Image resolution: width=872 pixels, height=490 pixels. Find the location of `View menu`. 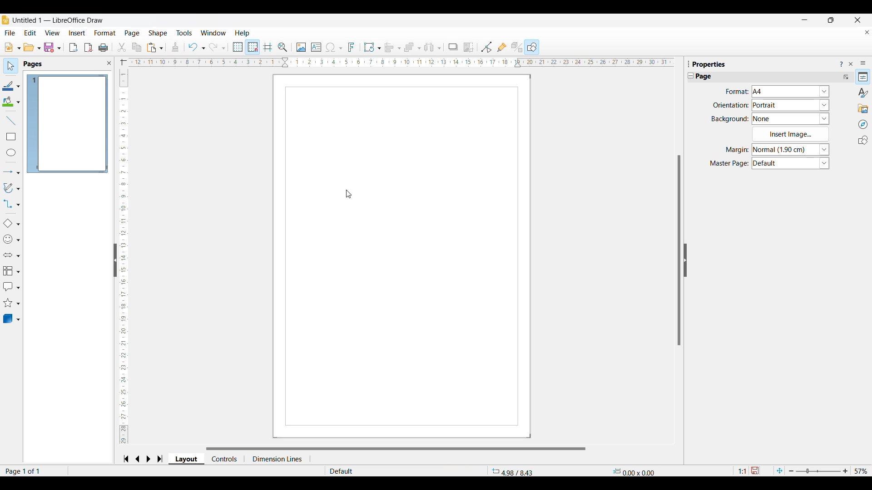

View menu is located at coordinates (52, 33).